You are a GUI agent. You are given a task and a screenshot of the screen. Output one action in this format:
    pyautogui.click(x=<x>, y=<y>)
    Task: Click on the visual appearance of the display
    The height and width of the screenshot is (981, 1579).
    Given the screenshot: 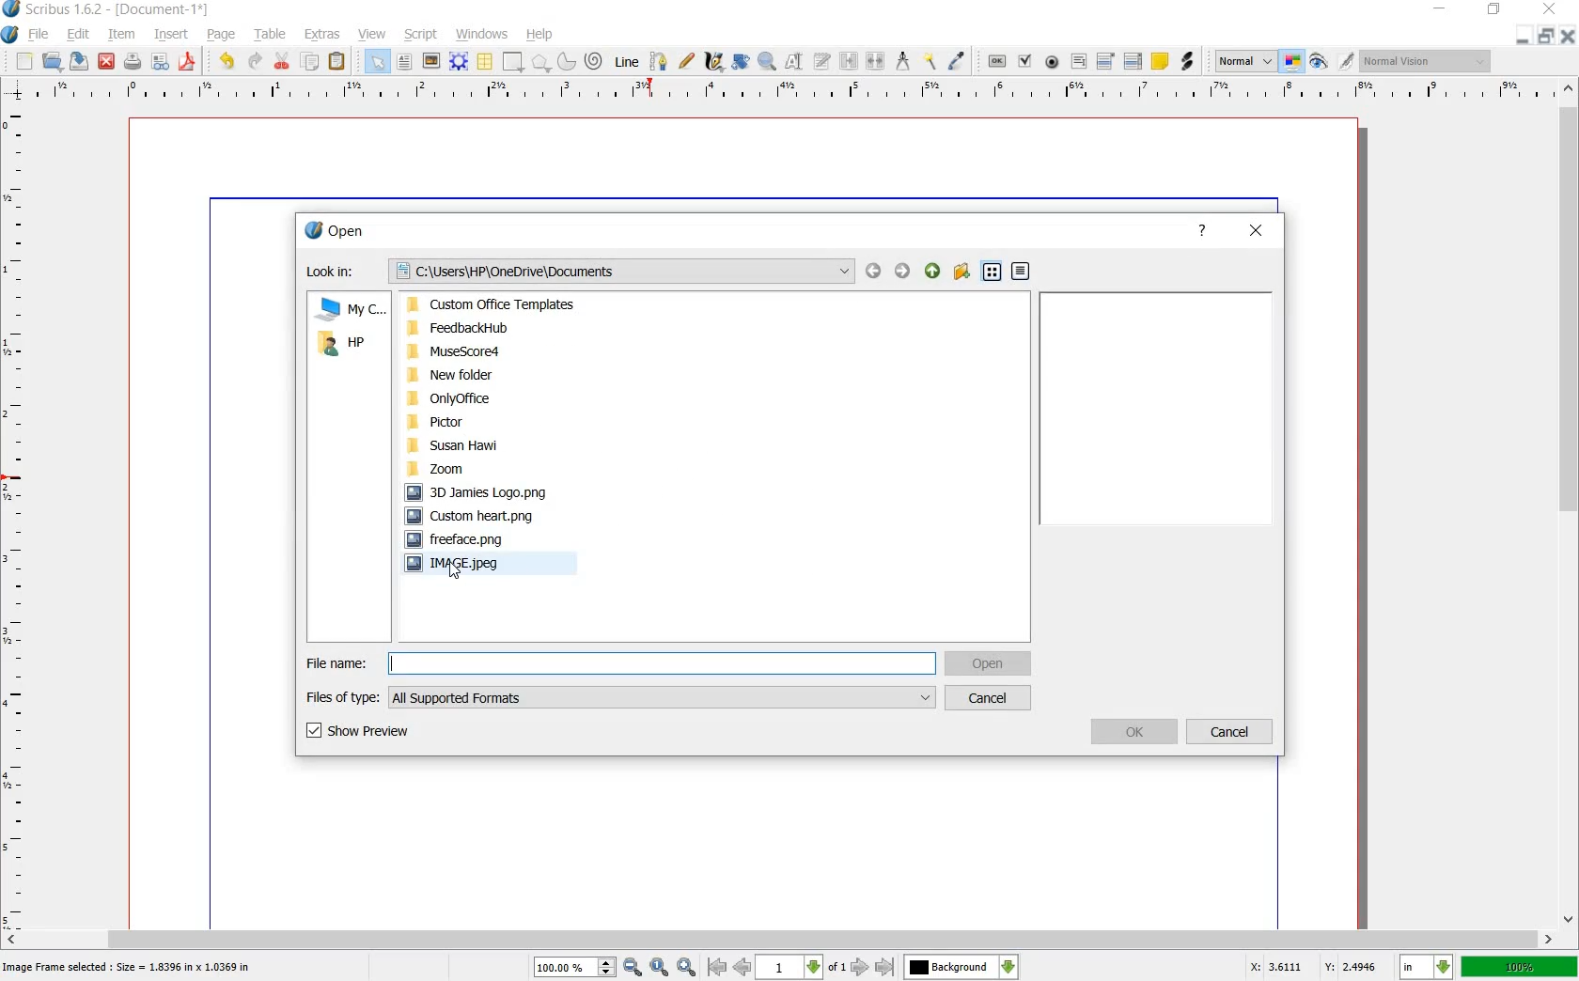 What is the action you would take?
    pyautogui.click(x=1424, y=62)
    